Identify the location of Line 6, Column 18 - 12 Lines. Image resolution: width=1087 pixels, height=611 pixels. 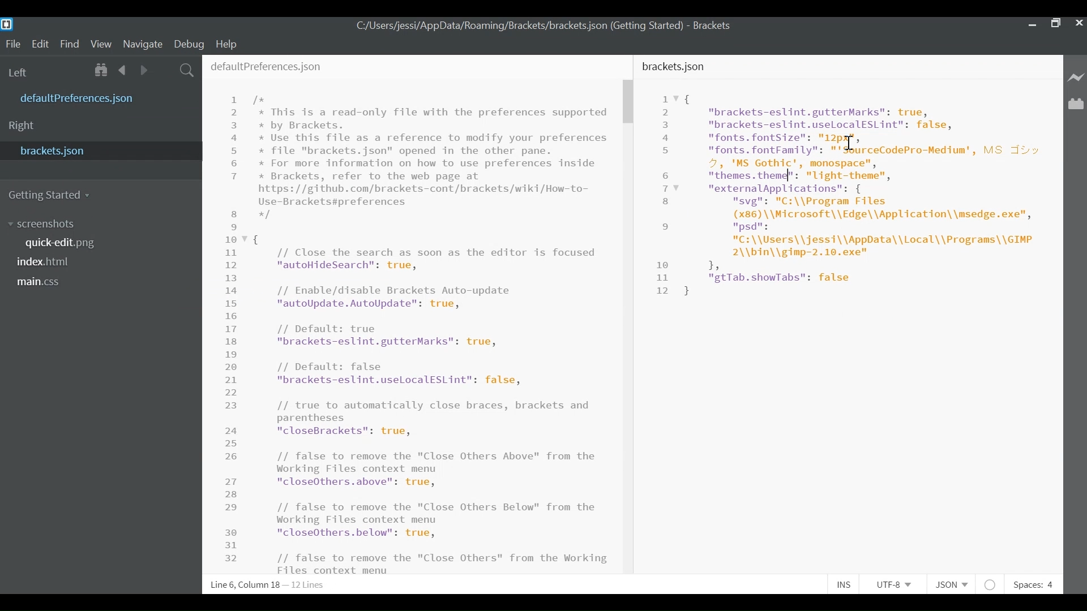
(269, 585).